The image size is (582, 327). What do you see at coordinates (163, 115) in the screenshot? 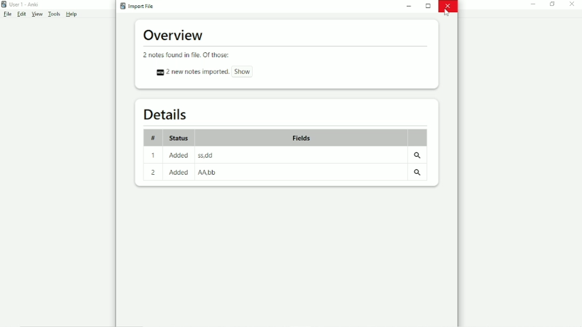
I see `Details` at bounding box center [163, 115].